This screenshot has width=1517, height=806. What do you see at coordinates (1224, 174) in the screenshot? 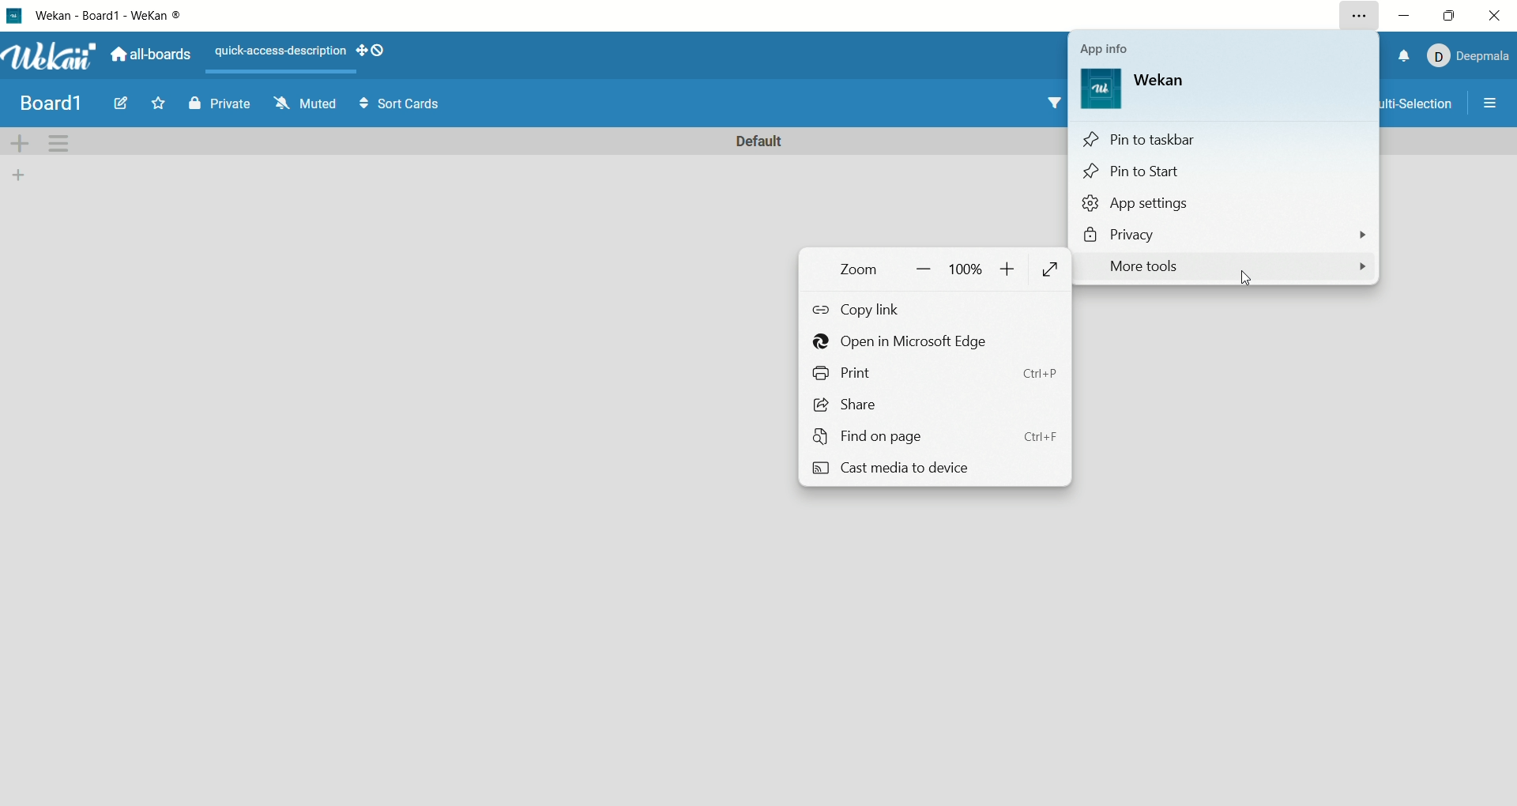
I see `pin to start` at bounding box center [1224, 174].